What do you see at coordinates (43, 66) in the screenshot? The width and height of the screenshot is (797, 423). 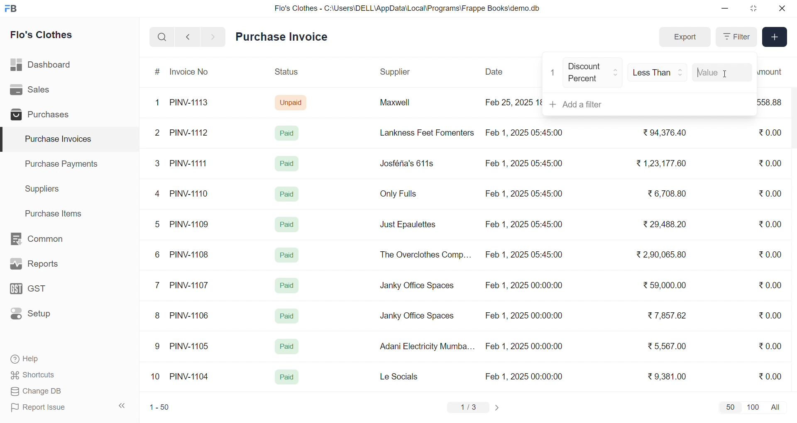 I see `Dashboard` at bounding box center [43, 66].